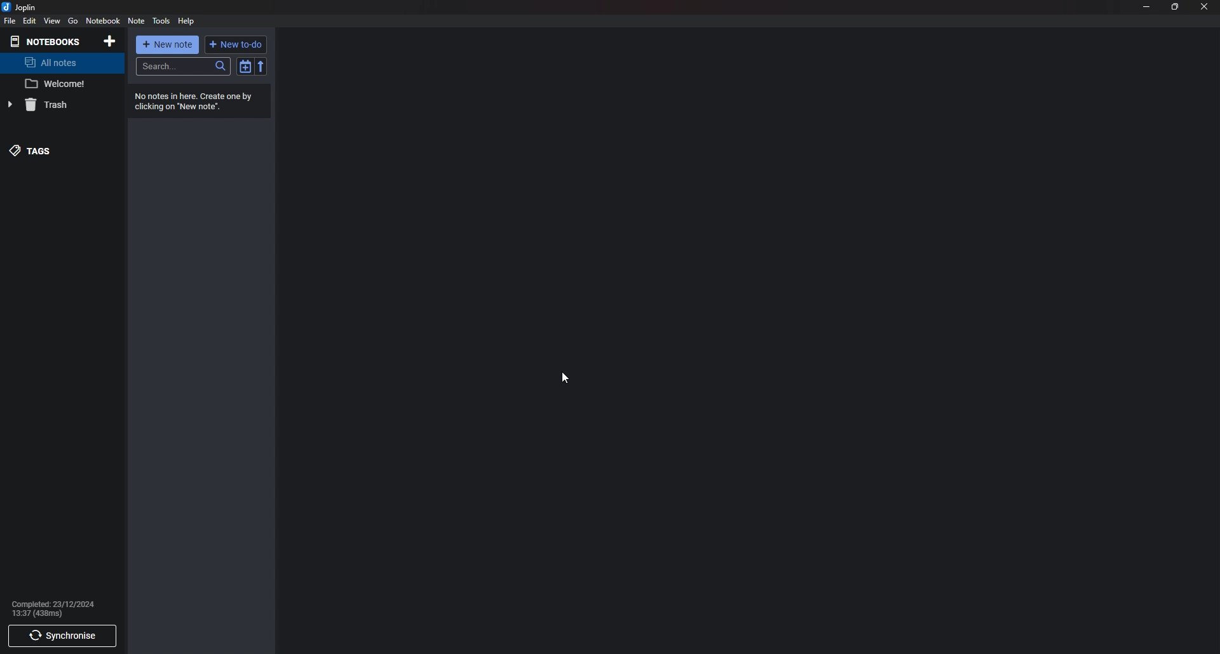  I want to click on help, so click(186, 21).